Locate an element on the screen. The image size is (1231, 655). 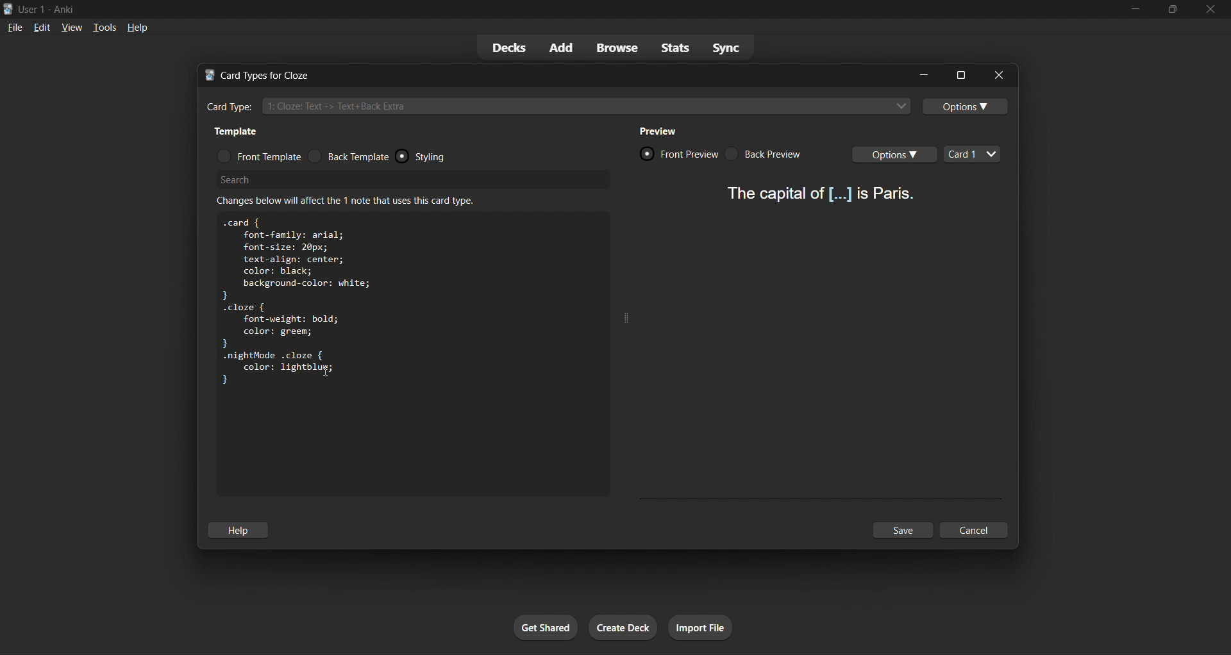
text cursor is located at coordinates (327, 372).